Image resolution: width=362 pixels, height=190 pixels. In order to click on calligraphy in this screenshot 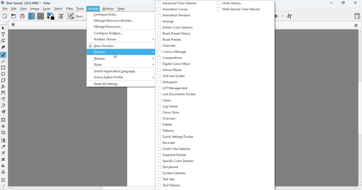, I will do `click(3, 47)`.